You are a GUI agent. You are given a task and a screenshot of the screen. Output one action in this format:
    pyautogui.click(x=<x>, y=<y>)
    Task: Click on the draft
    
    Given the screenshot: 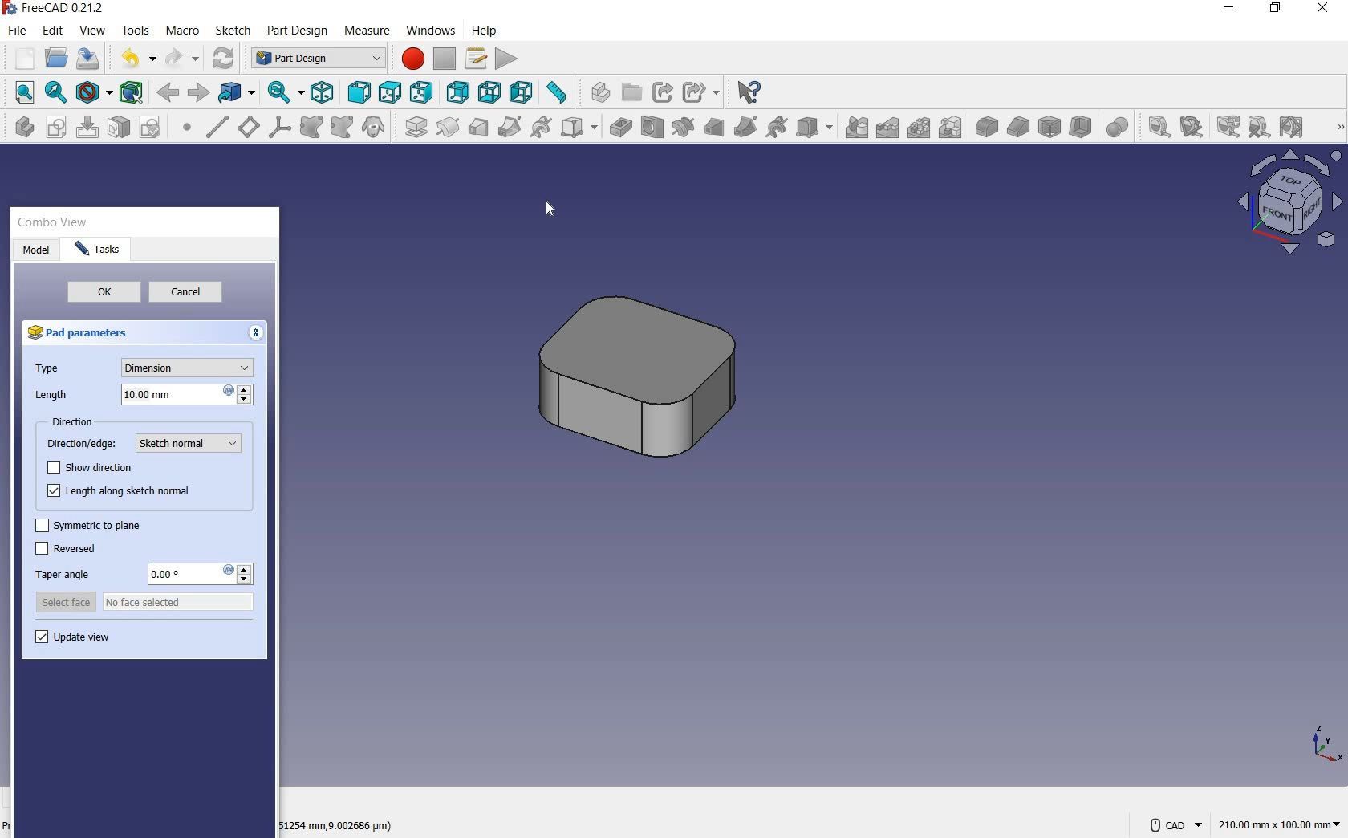 What is the action you would take?
    pyautogui.click(x=1049, y=125)
    